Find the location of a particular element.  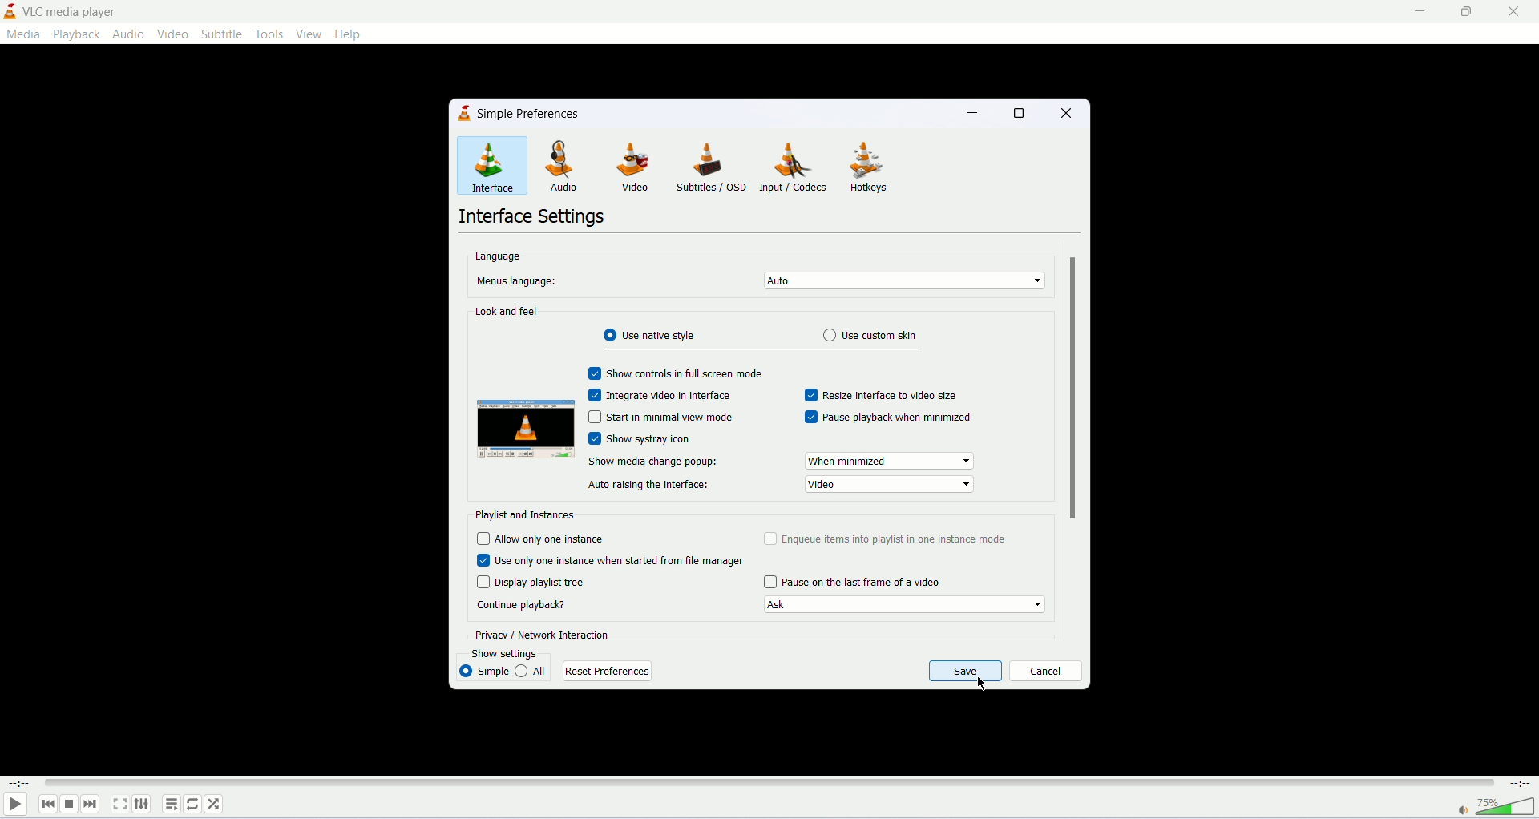

image is located at coordinates (524, 429).